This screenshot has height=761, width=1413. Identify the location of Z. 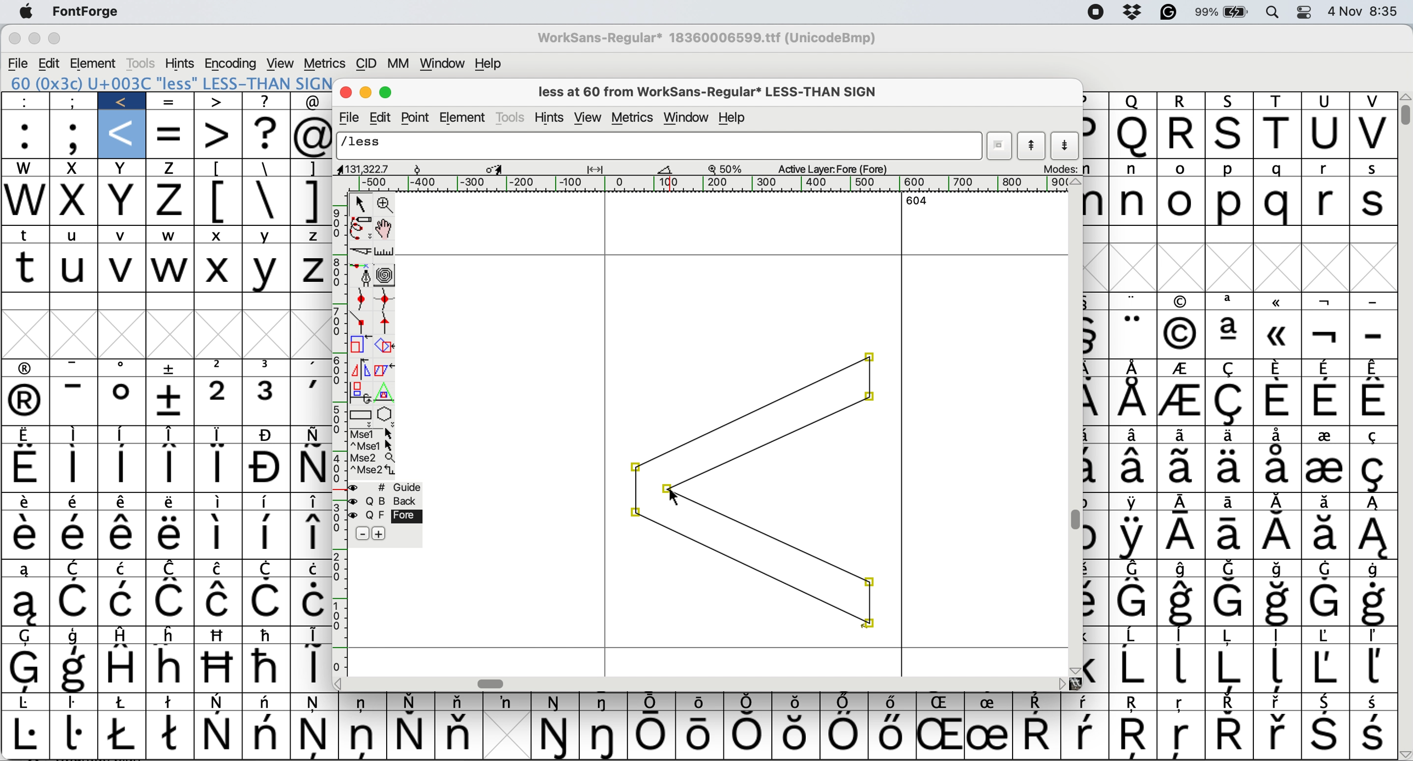
(309, 269).